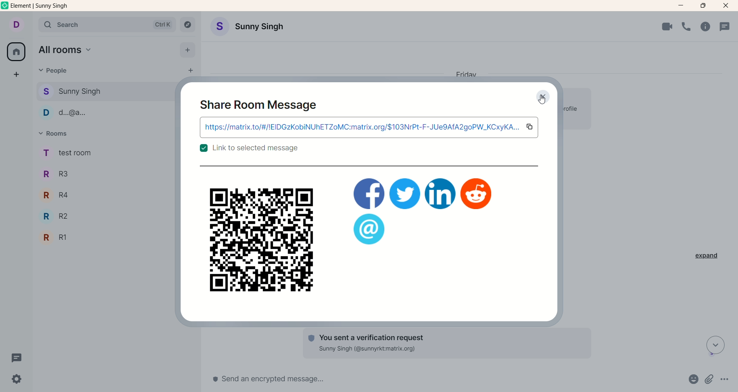 The image size is (738, 392). I want to click on room info, so click(707, 27).